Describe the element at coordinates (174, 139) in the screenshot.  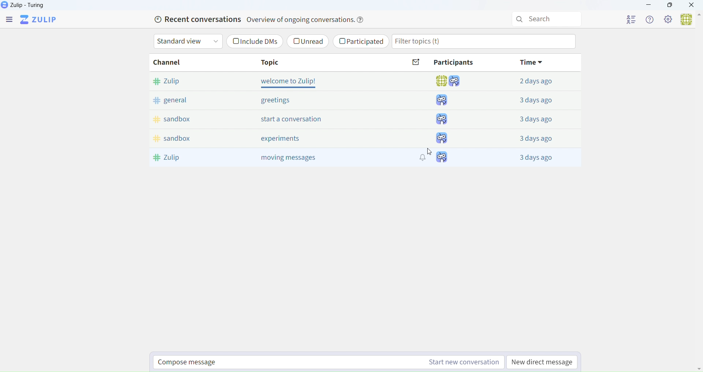
I see `sandbox` at that location.